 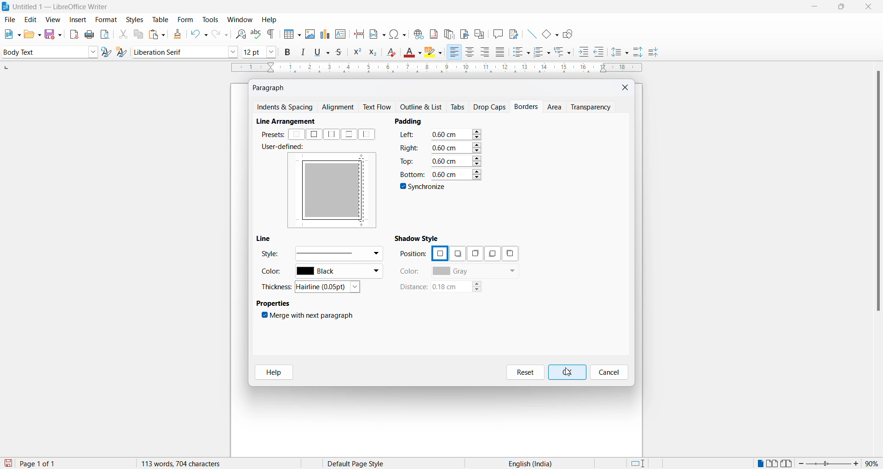 I want to click on total page and current page, so click(x=46, y=464).